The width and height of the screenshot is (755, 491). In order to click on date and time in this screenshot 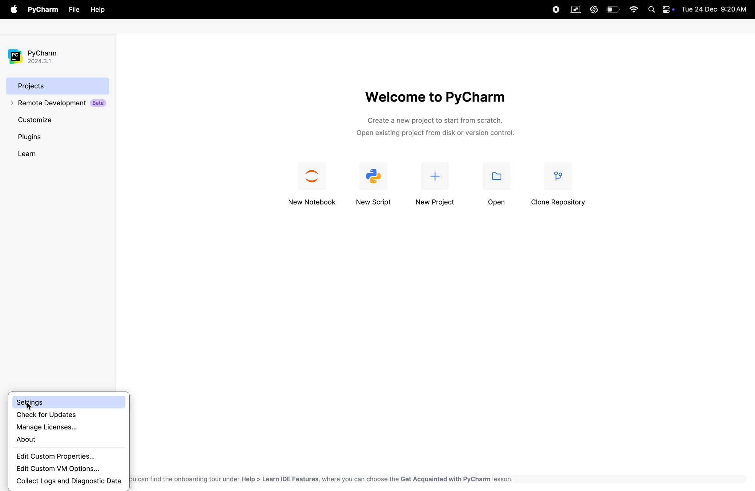, I will do `click(716, 9)`.